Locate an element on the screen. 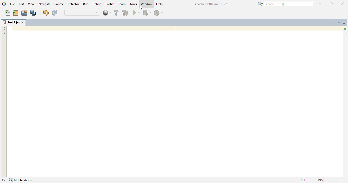  undo is located at coordinates (46, 13).